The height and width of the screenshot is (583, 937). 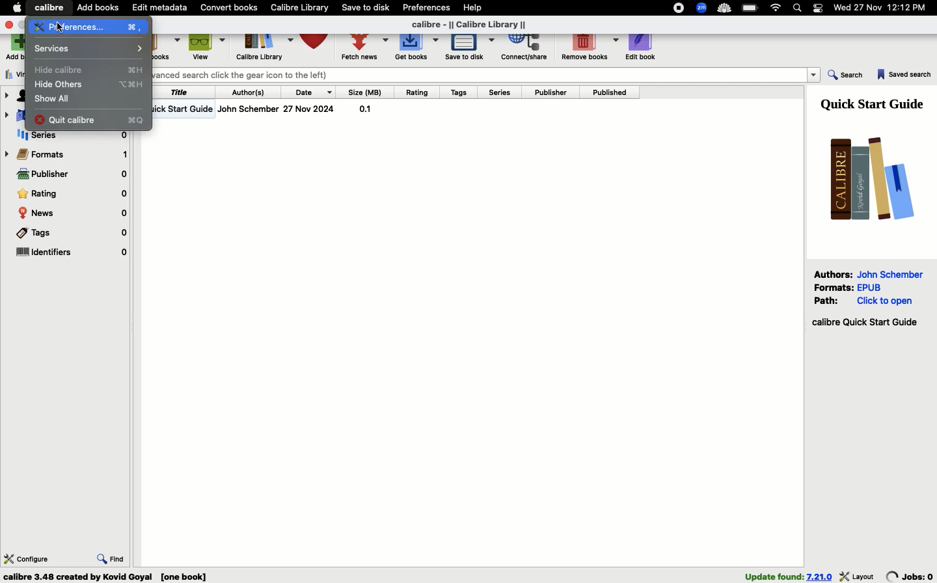 What do you see at coordinates (55, 98) in the screenshot?
I see `Show all` at bounding box center [55, 98].